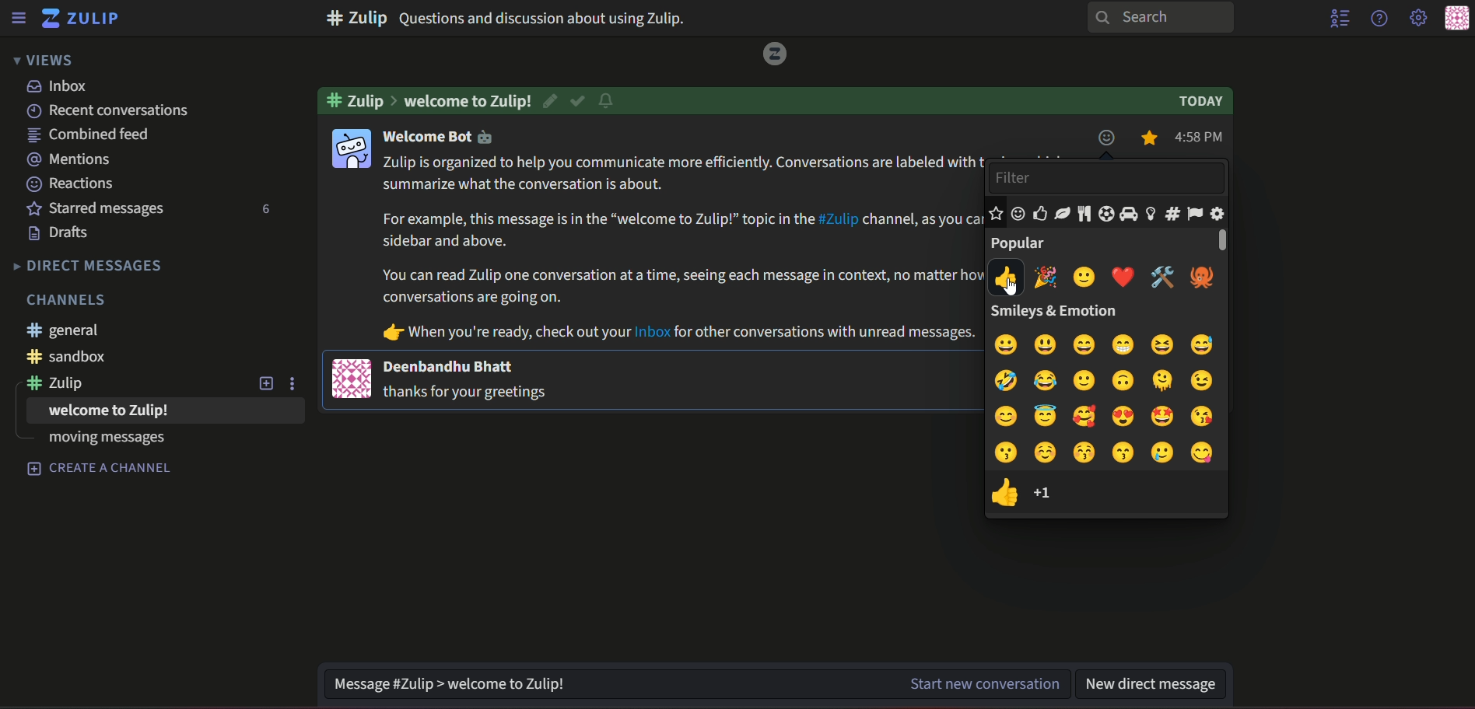 The image size is (1475, 709). I want to click on views, so click(47, 61).